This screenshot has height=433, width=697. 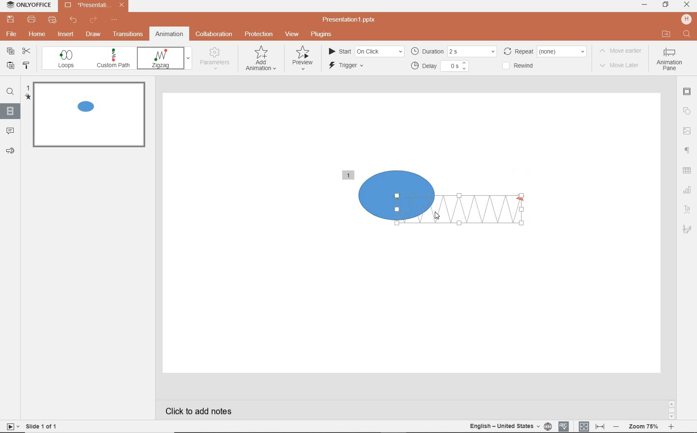 What do you see at coordinates (302, 60) in the screenshot?
I see `preview` at bounding box center [302, 60].